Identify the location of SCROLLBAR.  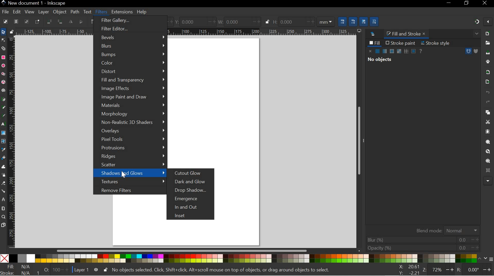
(184, 251).